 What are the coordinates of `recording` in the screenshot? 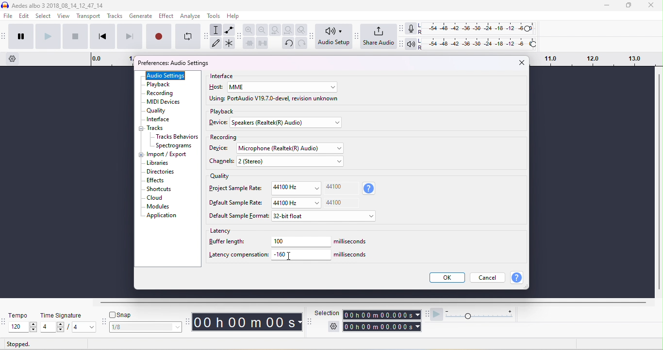 It's located at (223, 138).